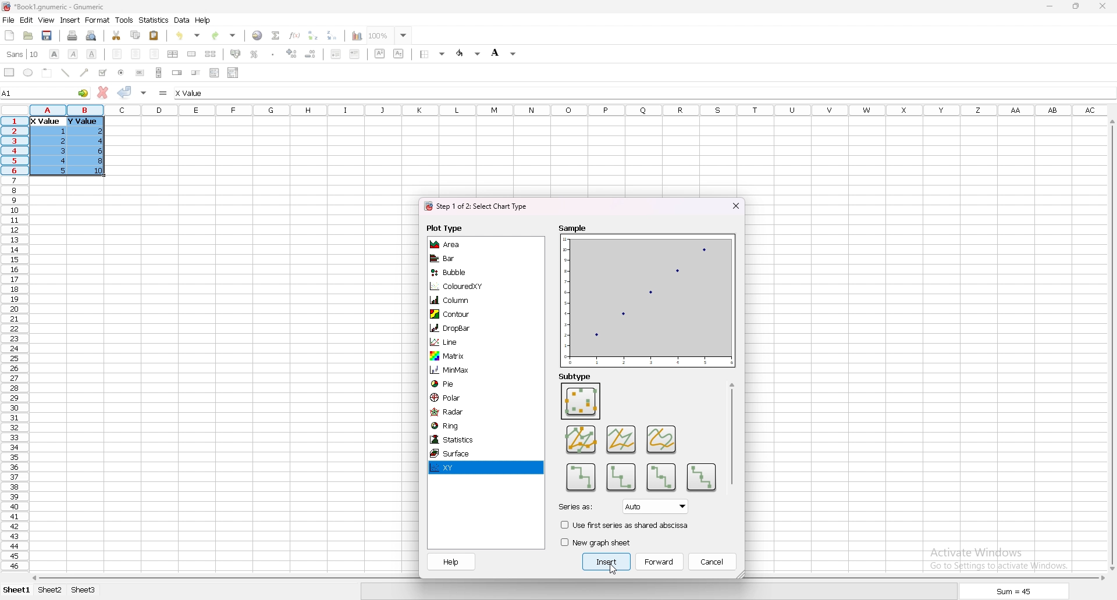  I want to click on print, so click(72, 35).